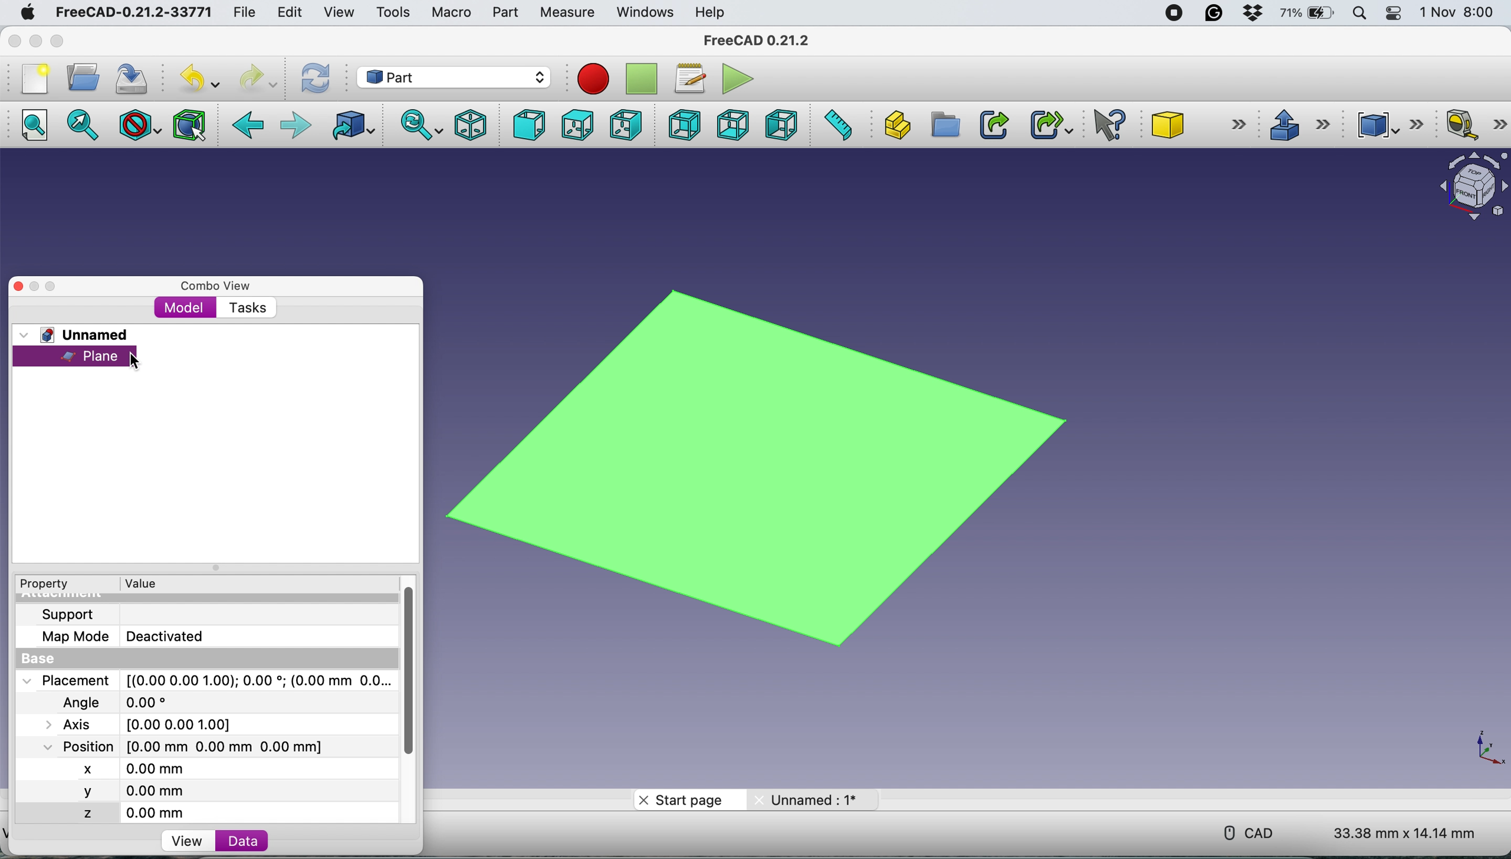  Describe the element at coordinates (317, 79) in the screenshot. I see `refresh` at that location.